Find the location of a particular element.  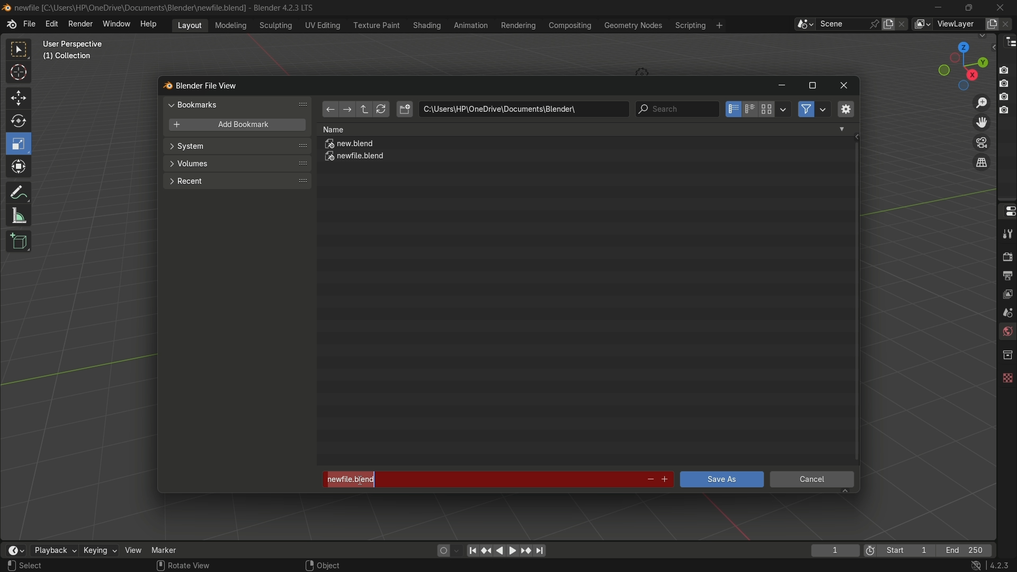

toggle region is located at coordinates (845, 109).